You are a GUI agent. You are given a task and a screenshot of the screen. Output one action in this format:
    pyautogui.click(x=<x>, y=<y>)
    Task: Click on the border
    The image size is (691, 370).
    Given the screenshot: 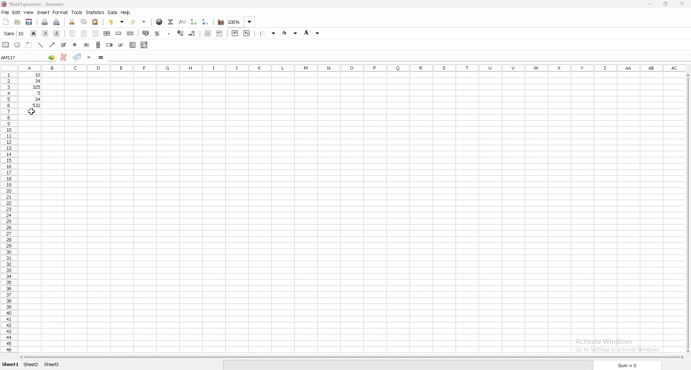 What is the action you would take?
    pyautogui.click(x=267, y=33)
    